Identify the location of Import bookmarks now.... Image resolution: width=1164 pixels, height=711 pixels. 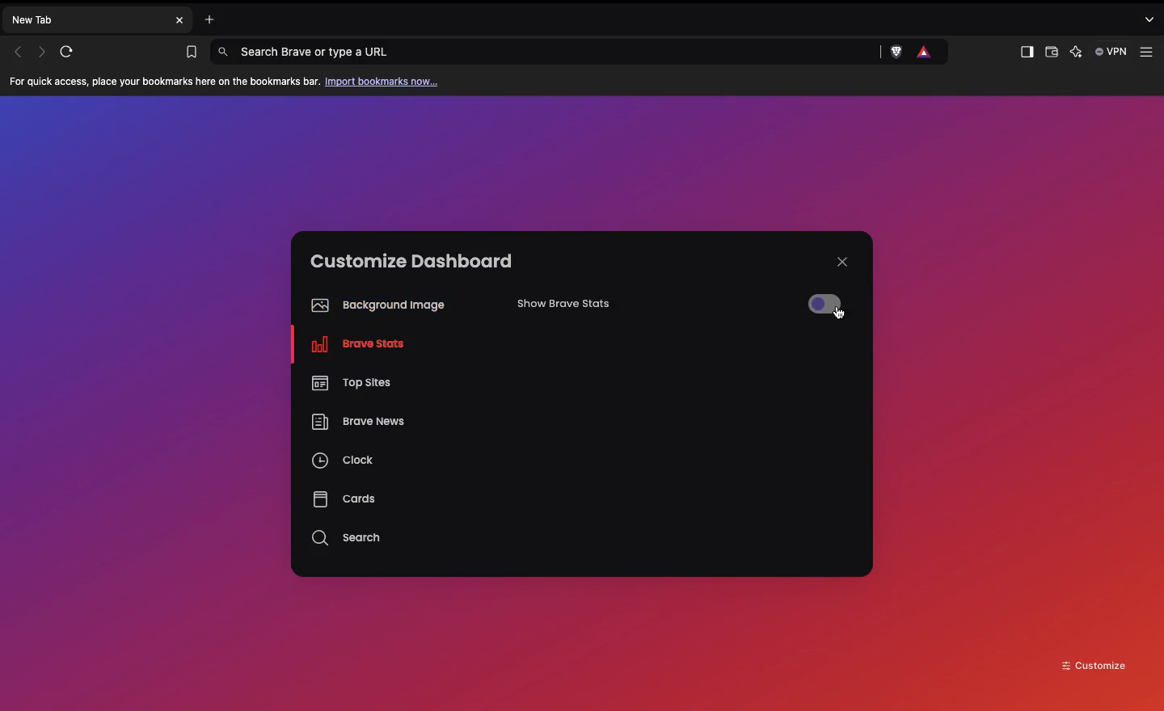
(385, 81).